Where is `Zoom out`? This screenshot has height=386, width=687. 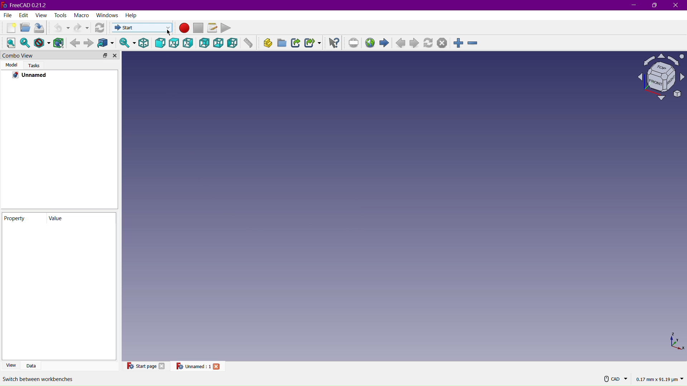 Zoom out is located at coordinates (472, 42).